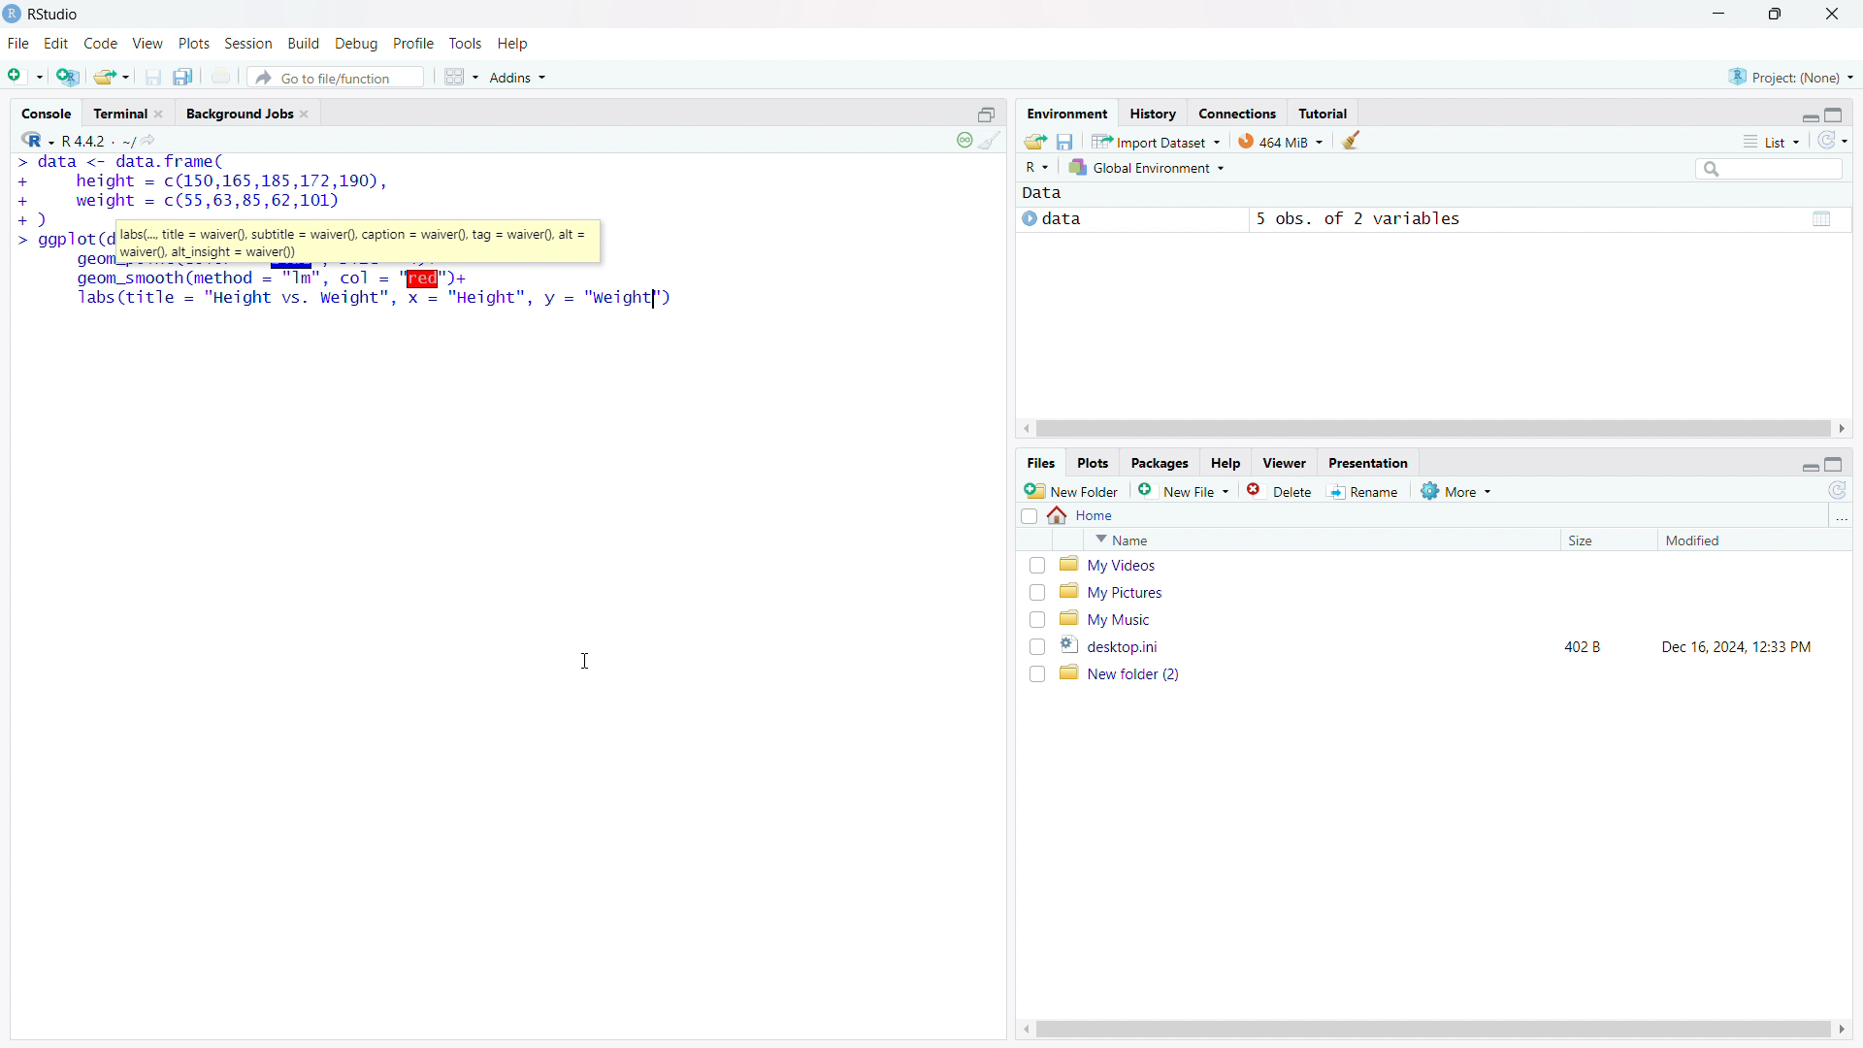 The height and width of the screenshot is (1048, 1863). What do you see at coordinates (1771, 141) in the screenshot?
I see `list` at bounding box center [1771, 141].